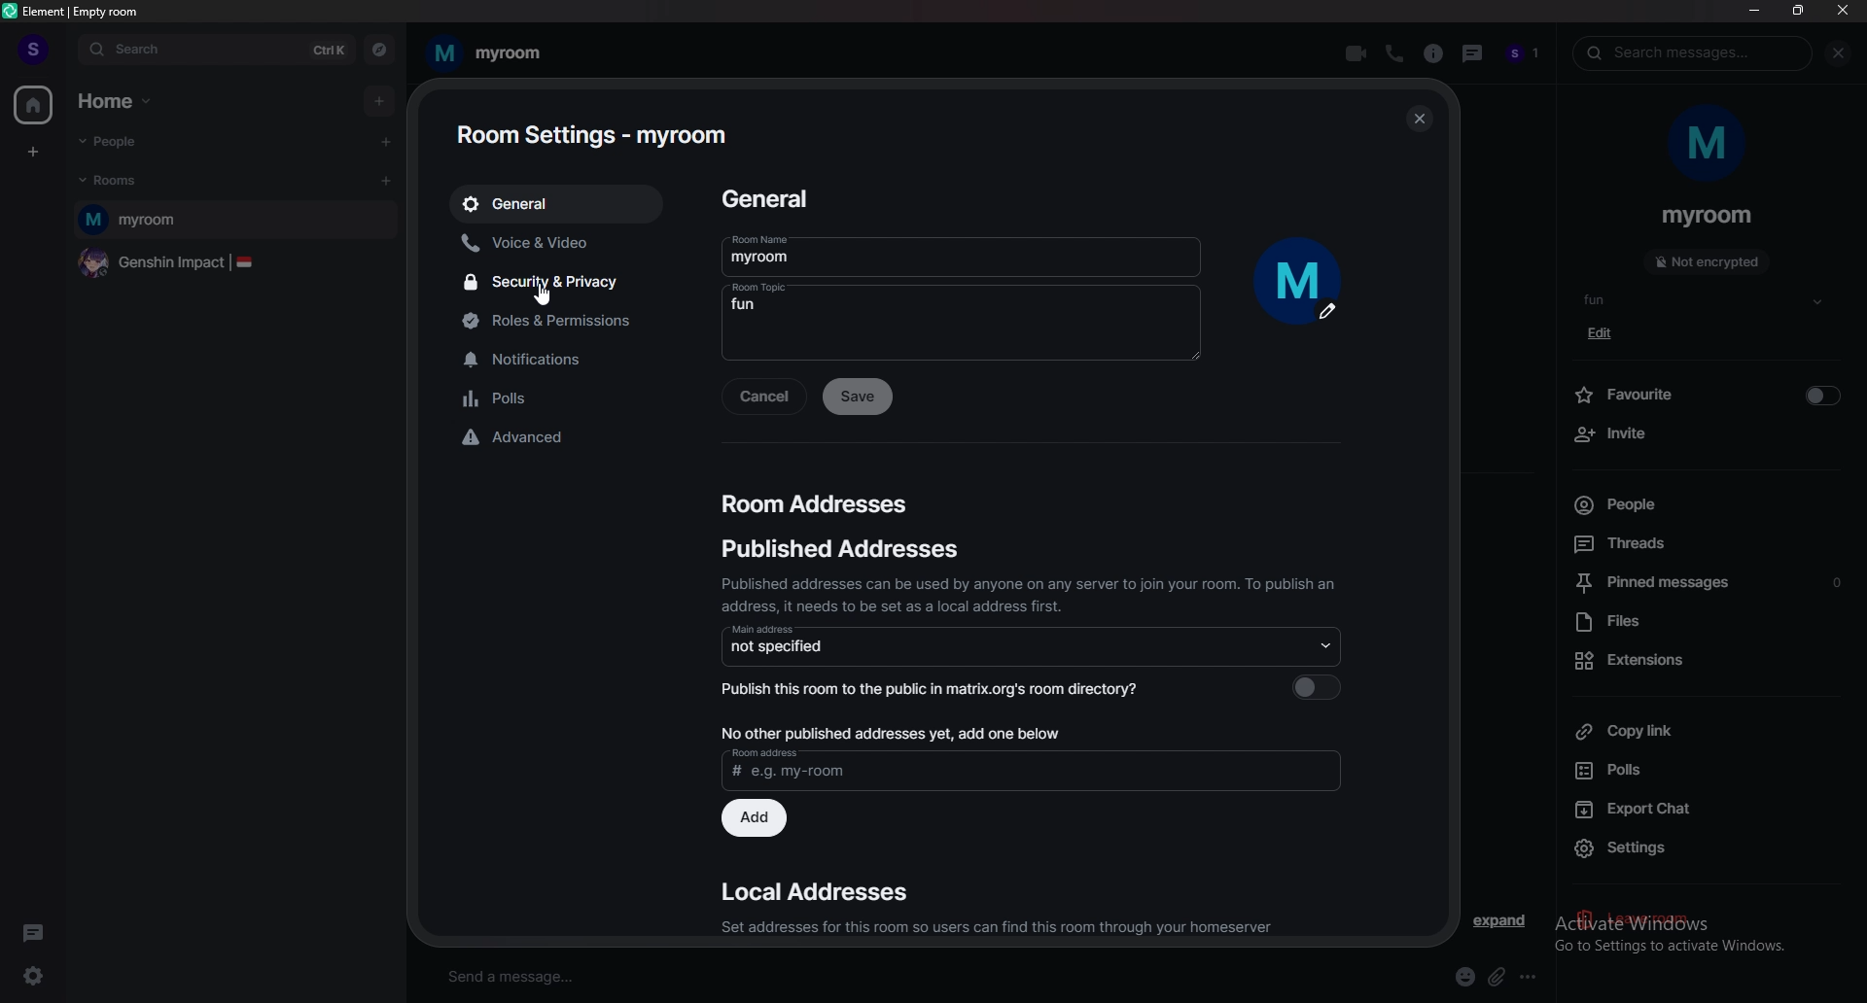 The width and height of the screenshot is (1867, 1003). I want to click on Set addresses for this room so users can find this room through your homeserver, so click(997, 925).